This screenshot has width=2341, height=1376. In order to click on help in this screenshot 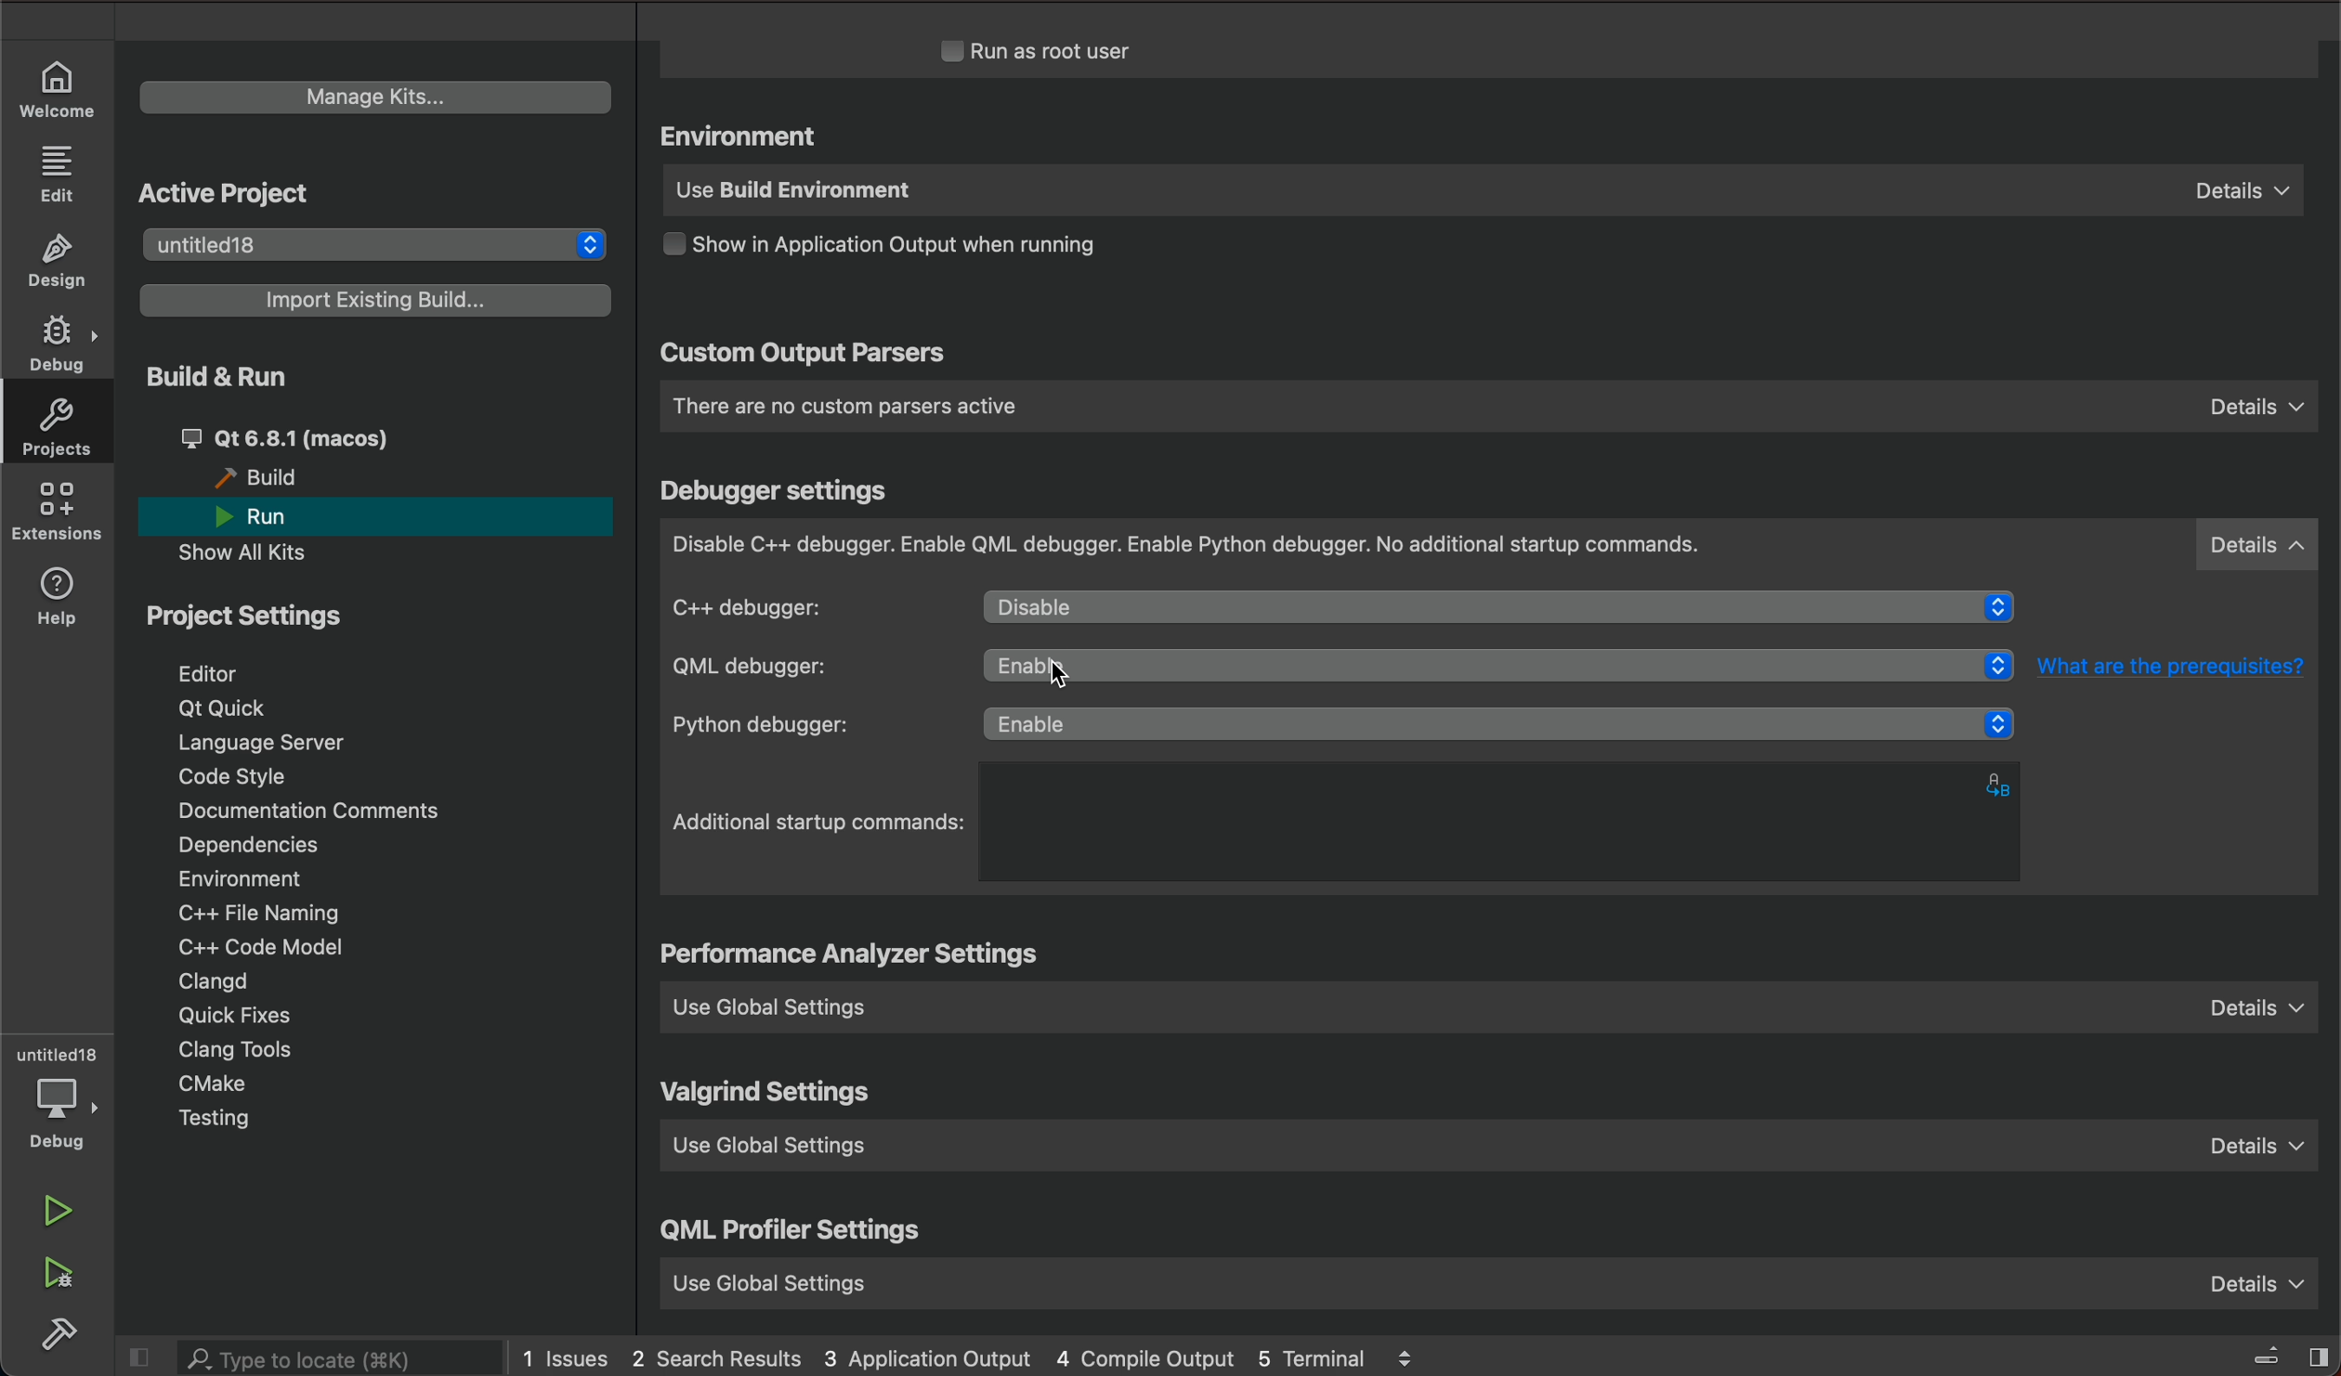, I will do `click(63, 597)`.